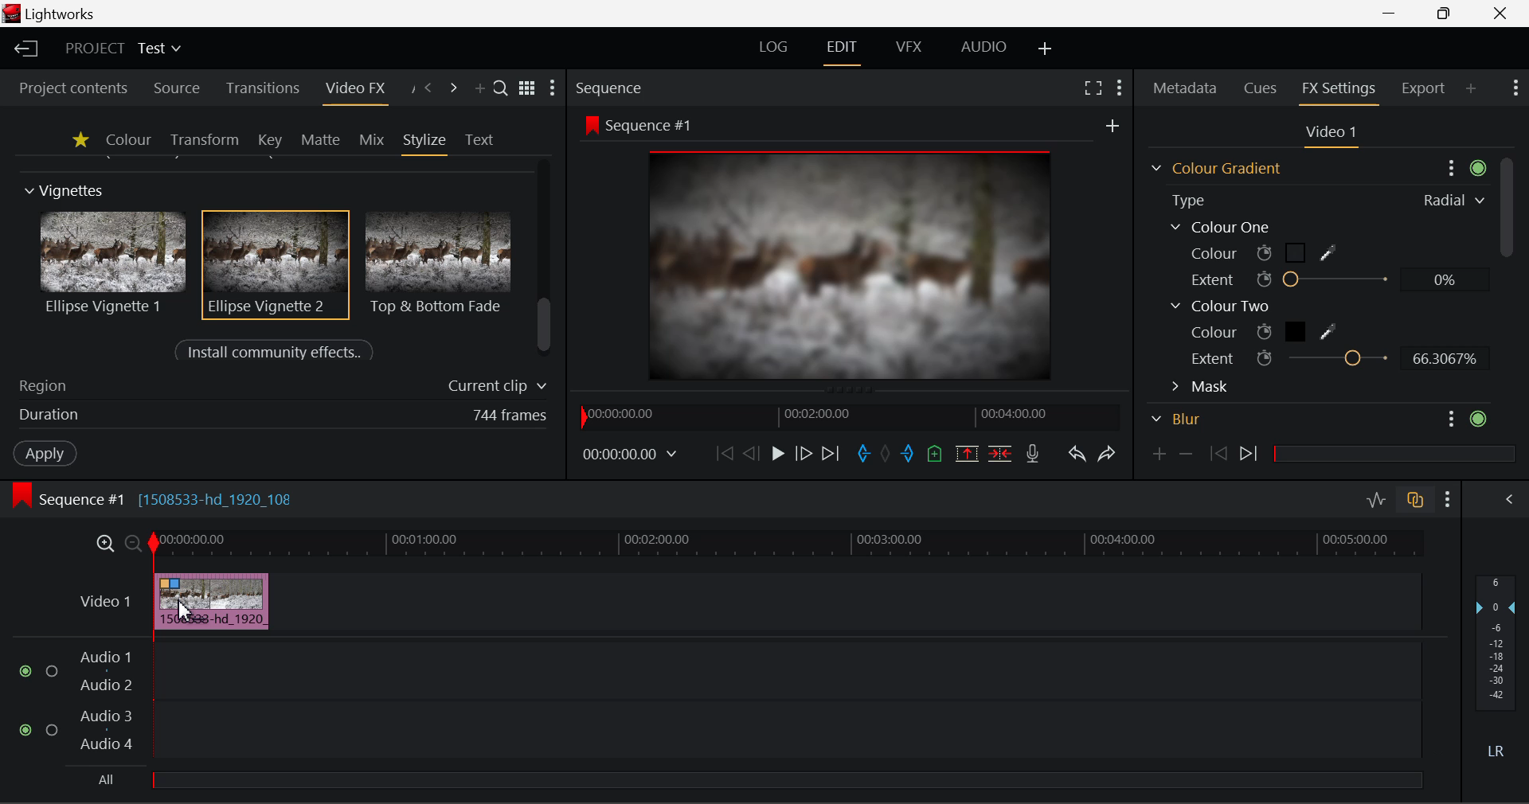 The image size is (1529, 804). Describe the element at coordinates (371, 139) in the screenshot. I see `Mix` at that location.